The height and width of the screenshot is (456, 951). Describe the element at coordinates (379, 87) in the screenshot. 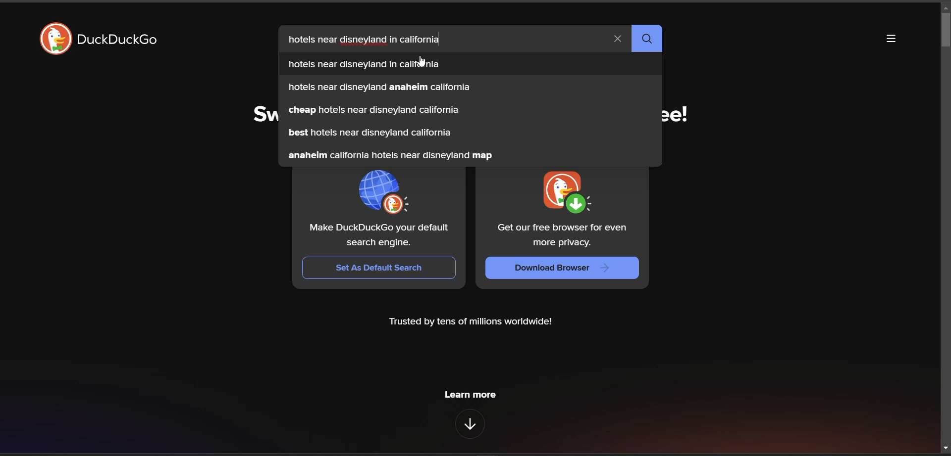

I see `hotels near disneyland anaheim california` at that location.